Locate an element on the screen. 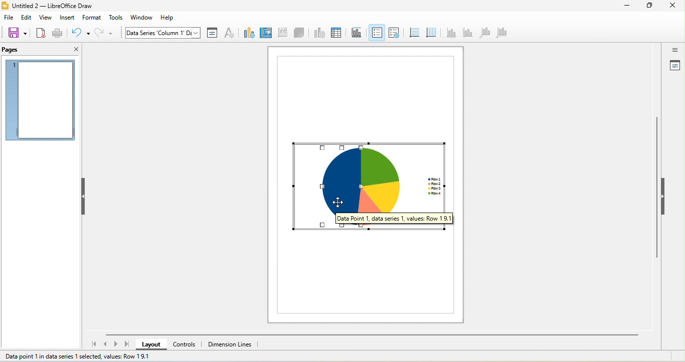 Image resolution: width=685 pixels, height=362 pixels. no preview is located at coordinates (41, 101).